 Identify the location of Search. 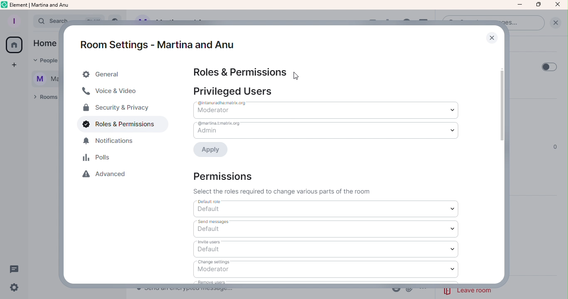
(45, 21).